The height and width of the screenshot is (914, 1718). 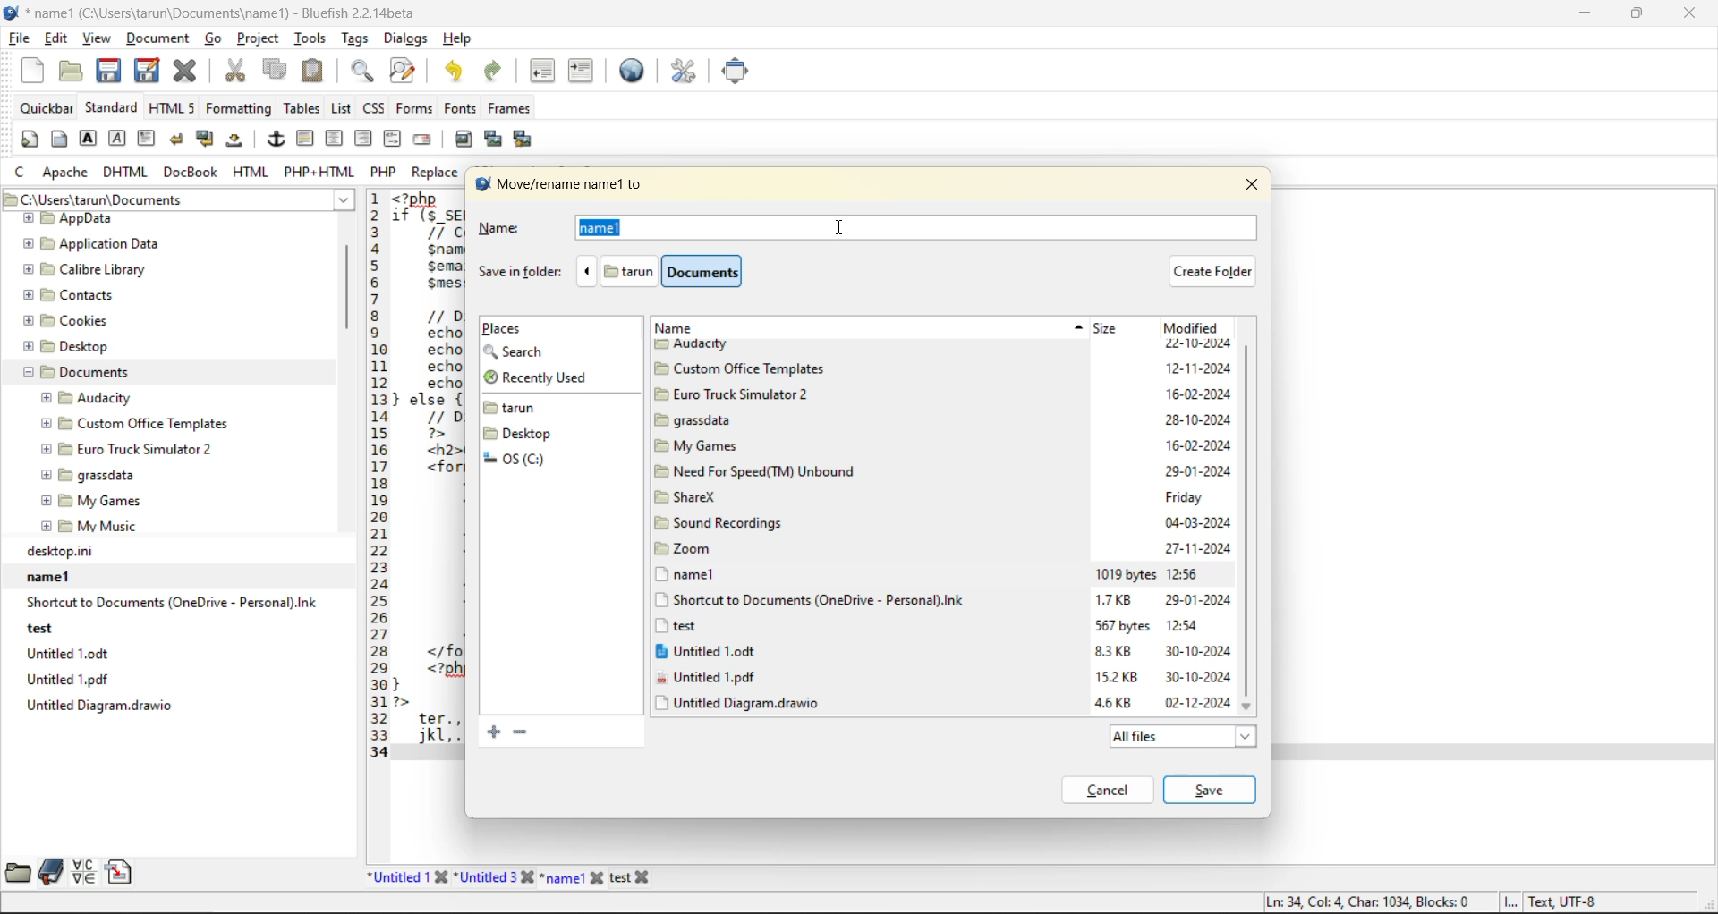 What do you see at coordinates (301, 108) in the screenshot?
I see `tables` at bounding box center [301, 108].